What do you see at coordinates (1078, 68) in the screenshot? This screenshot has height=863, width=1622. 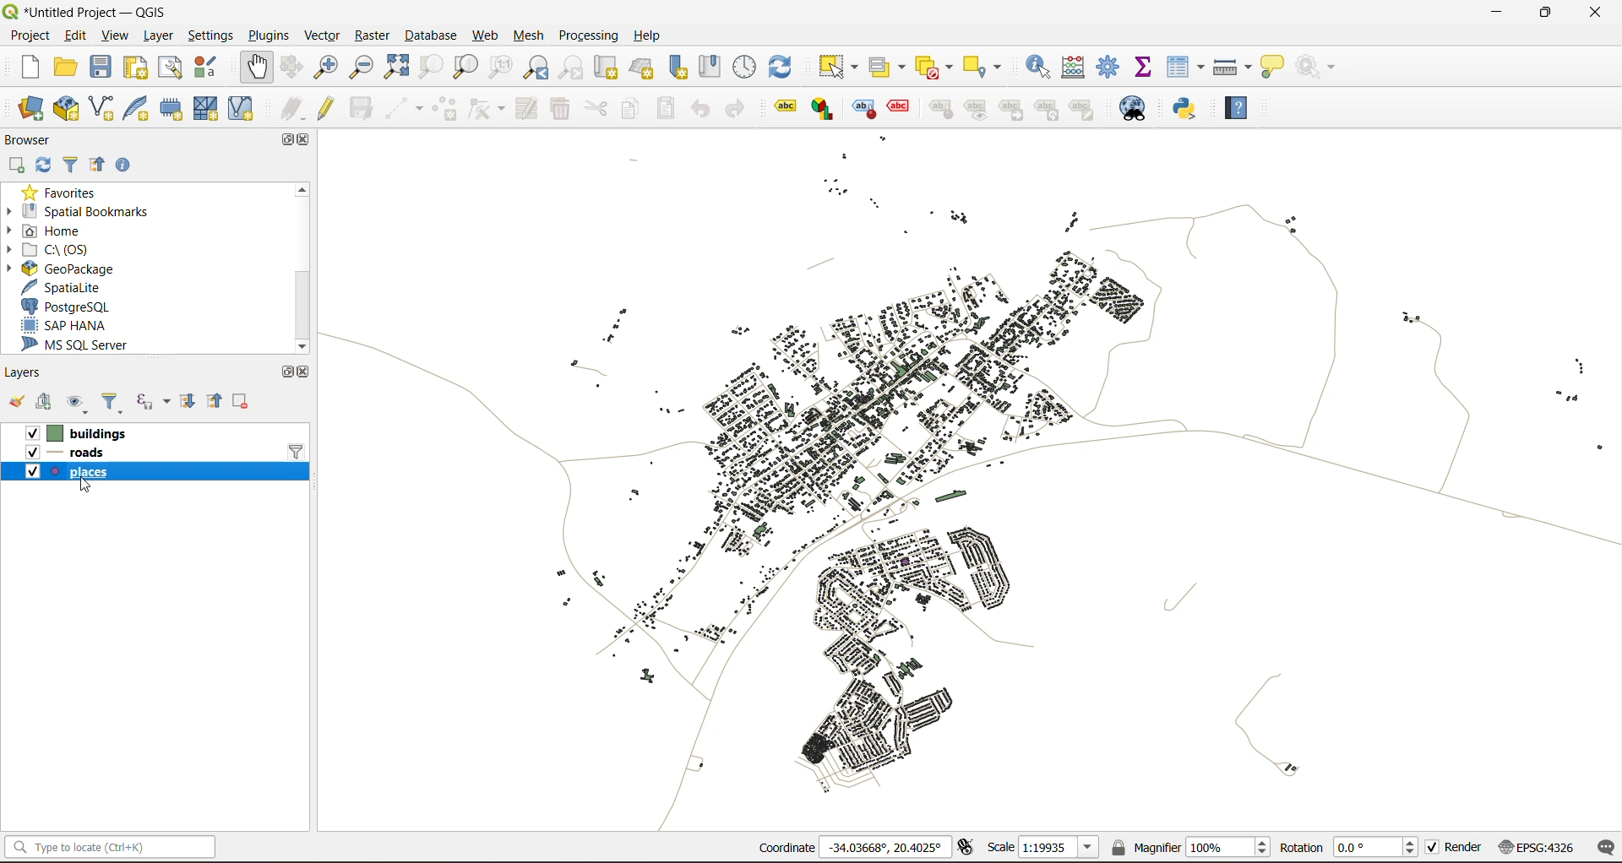 I see `calculator` at bounding box center [1078, 68].